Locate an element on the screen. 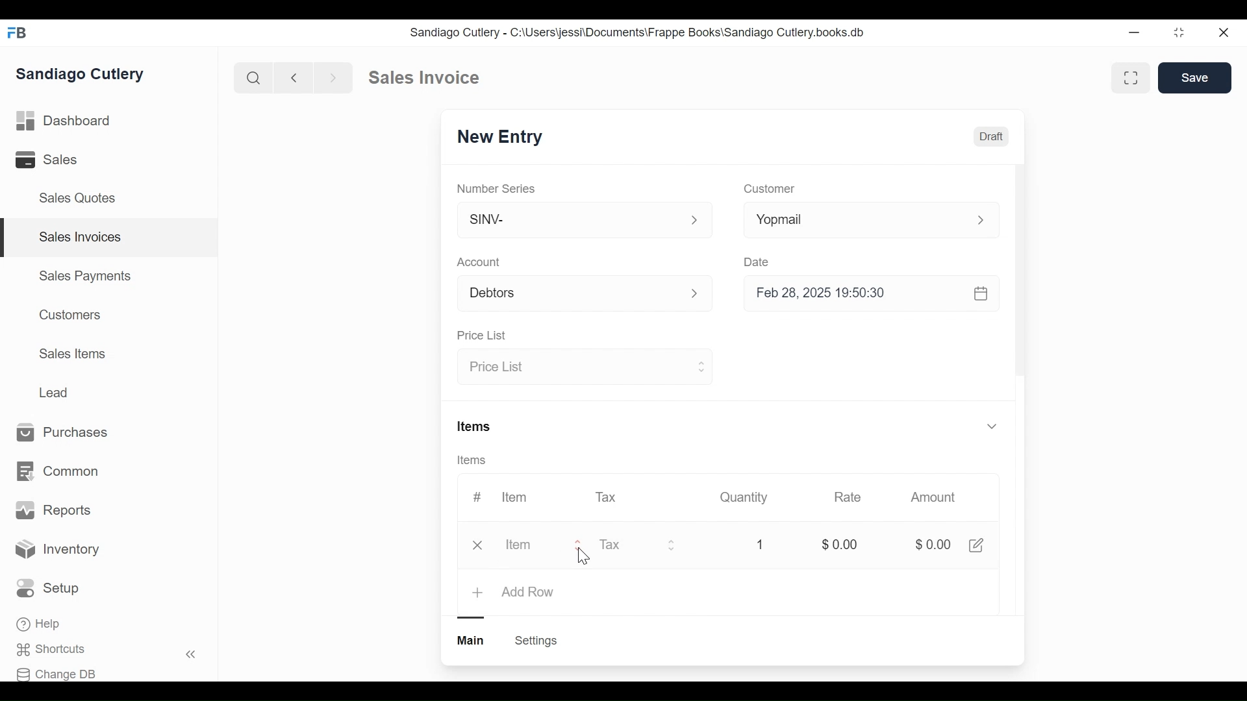  Save  is located at coordinates (1195, 78).